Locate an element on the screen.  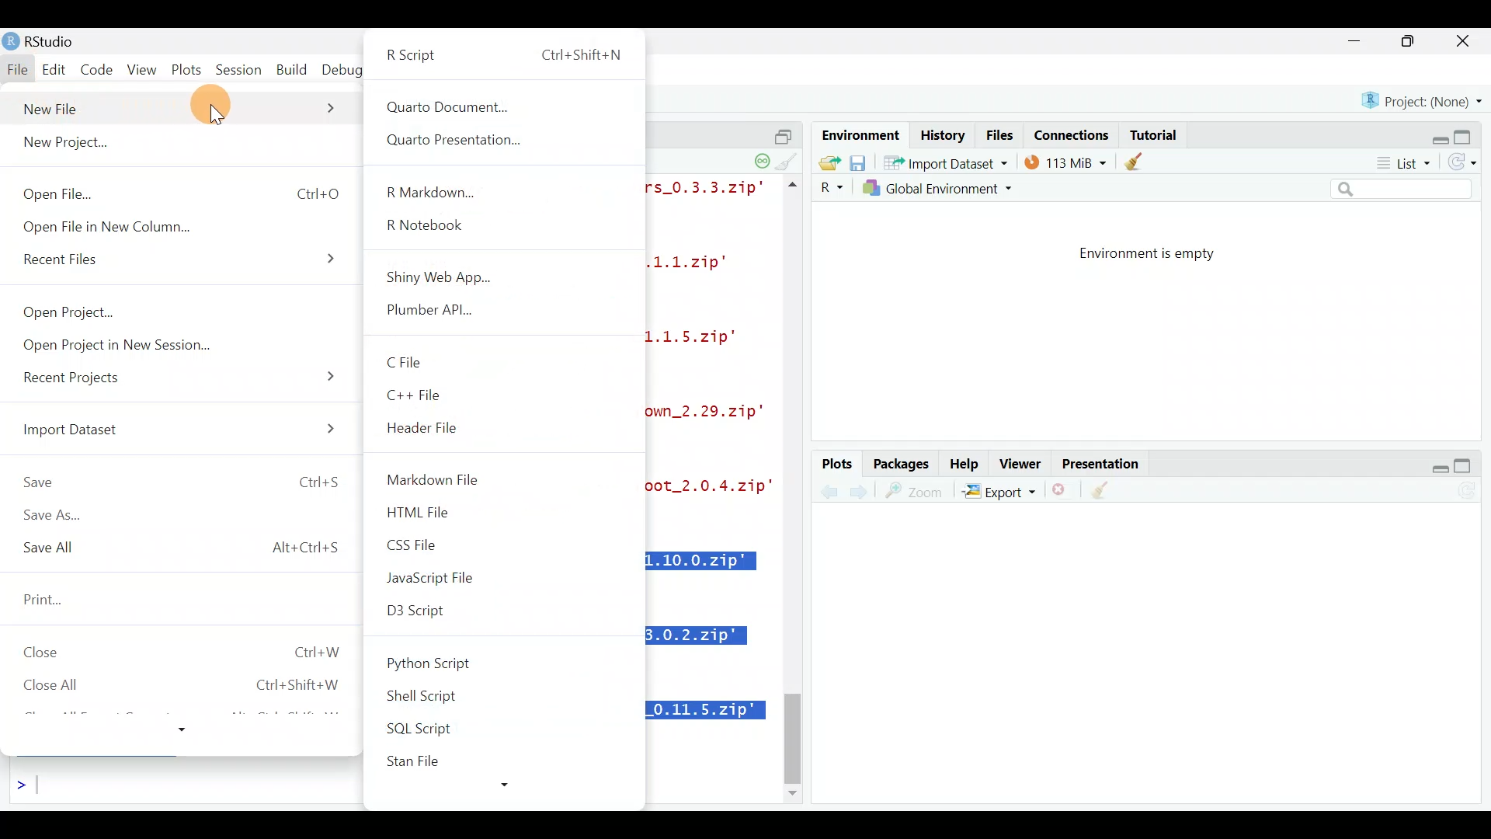
Presentation is located at coordinates (1103, 465).